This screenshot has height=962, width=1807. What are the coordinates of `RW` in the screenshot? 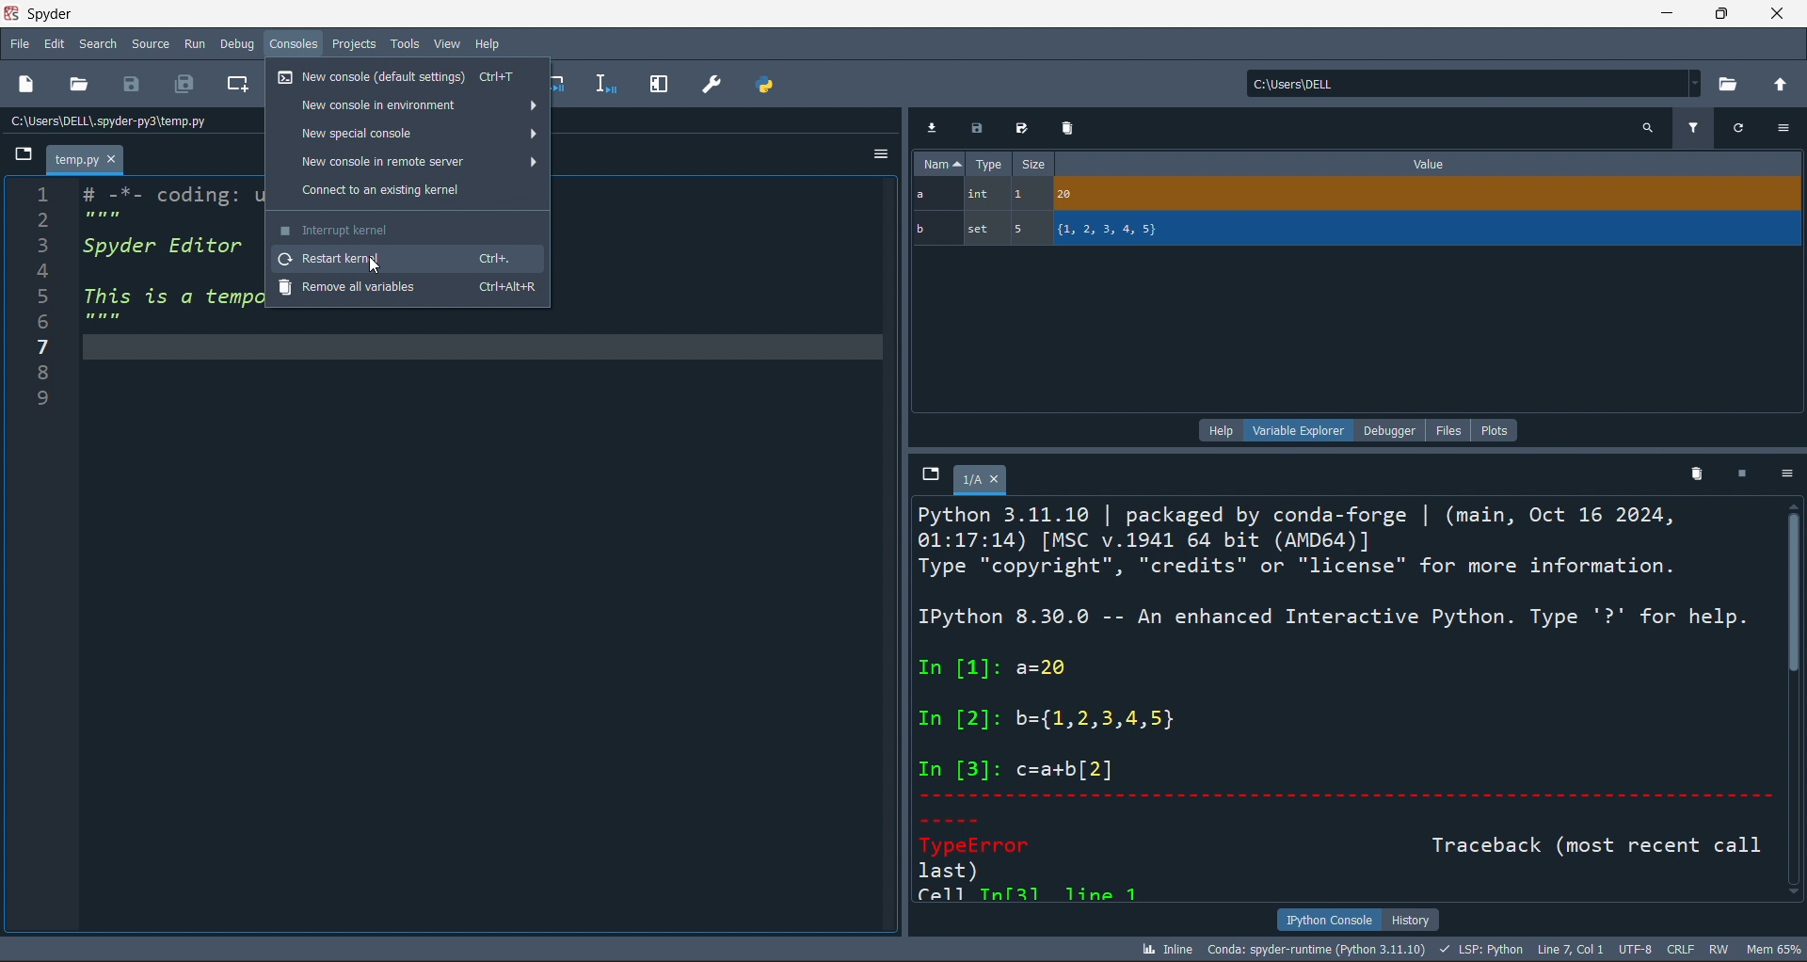 It's located at (1721, 949).